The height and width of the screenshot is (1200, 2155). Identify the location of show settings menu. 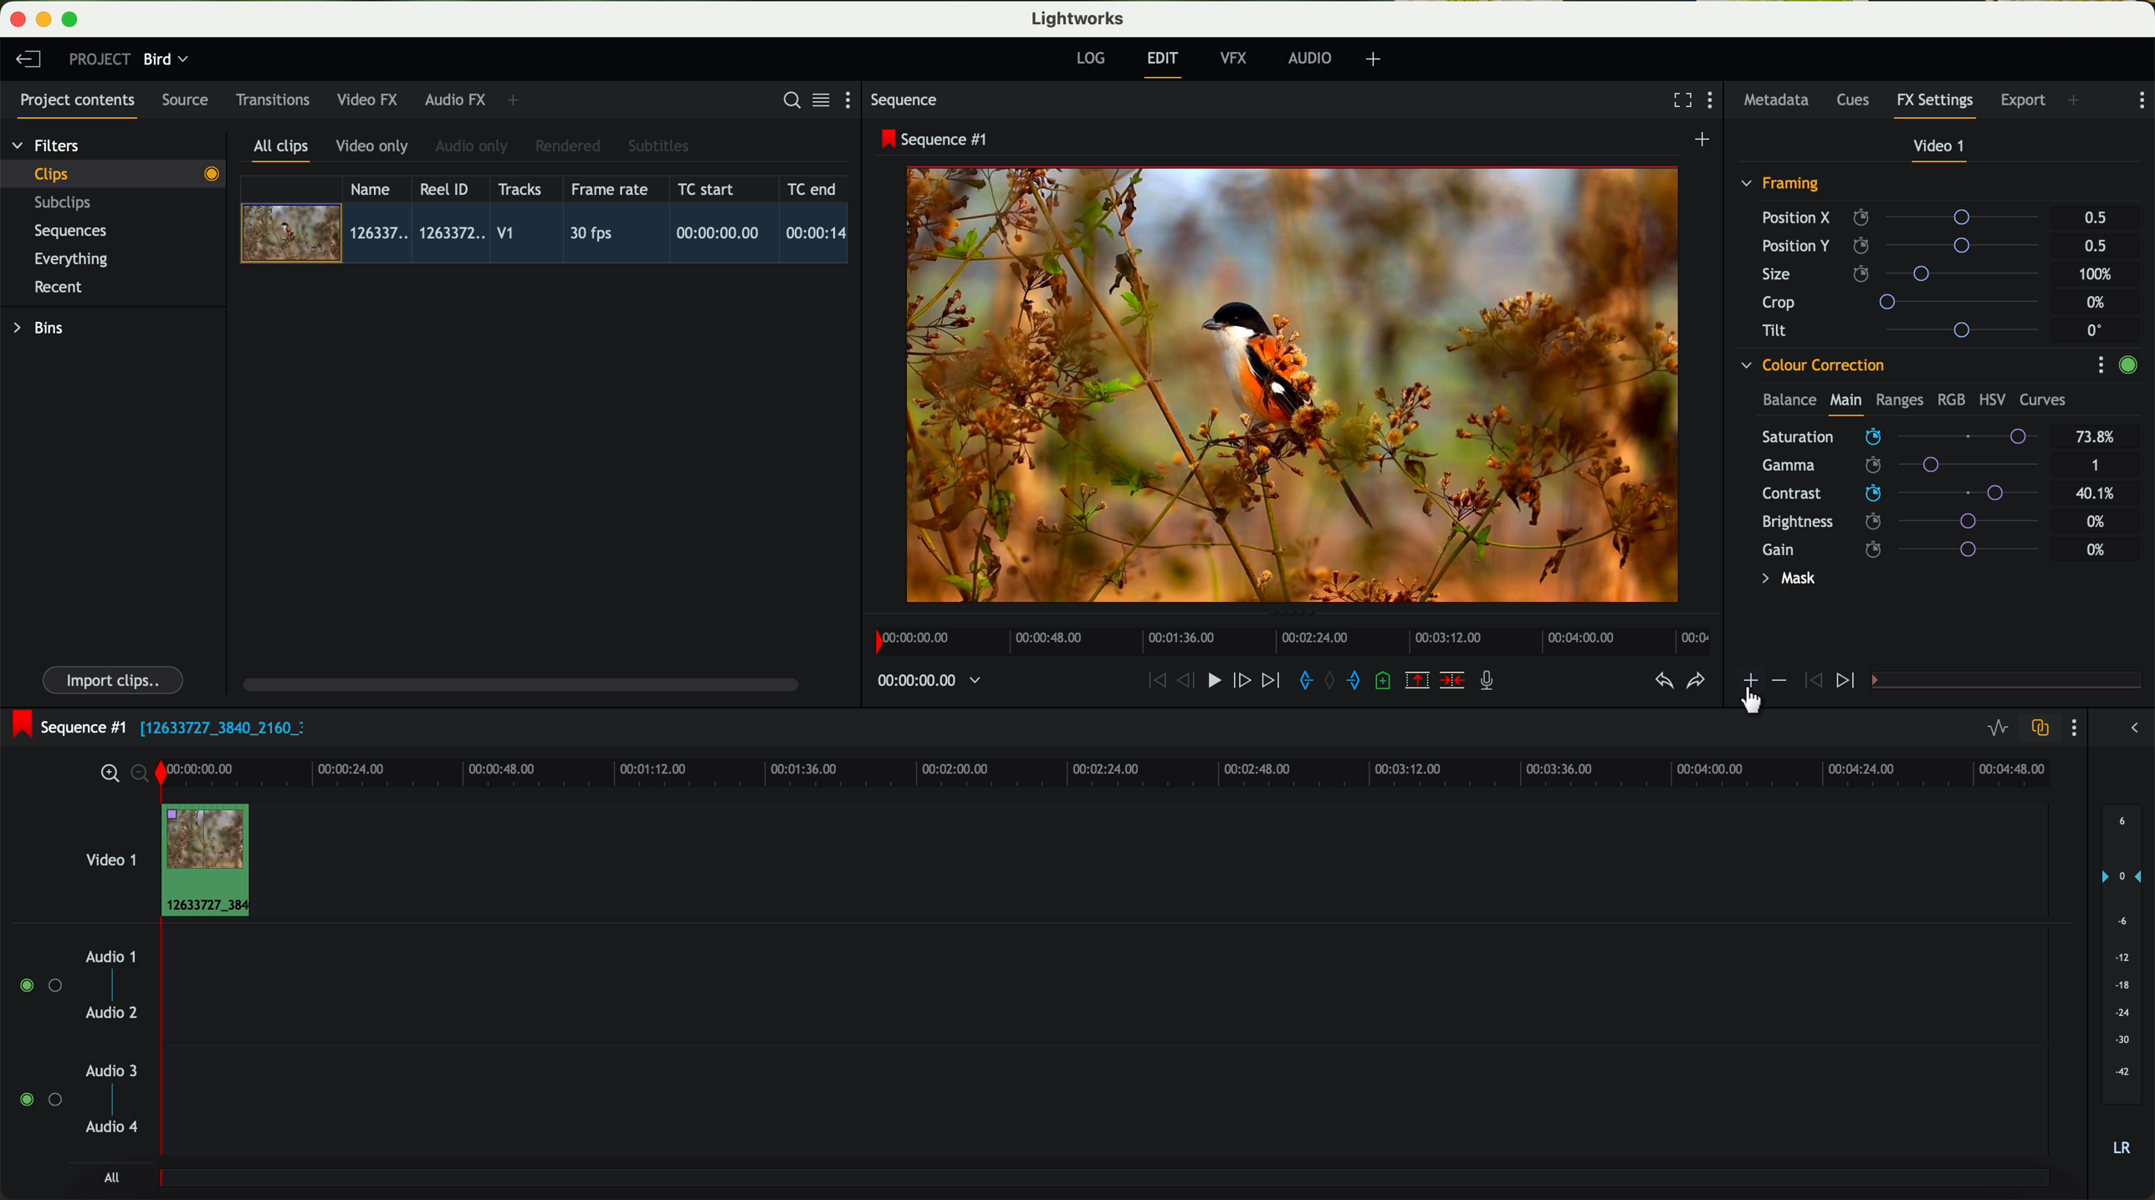
(2140, 100).